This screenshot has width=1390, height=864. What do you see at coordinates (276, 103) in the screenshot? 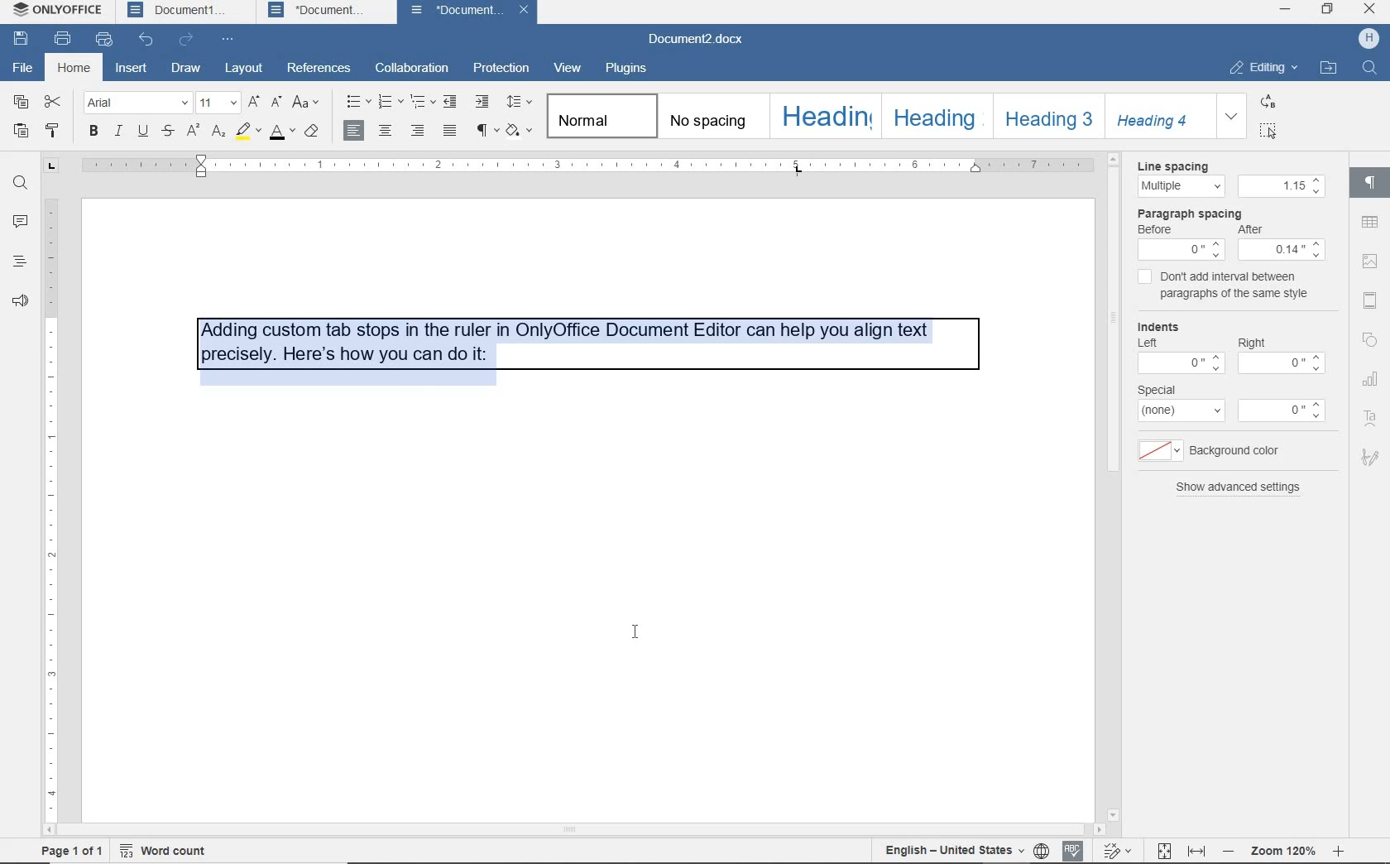
I see `decrement font size` at bounding box center [276, 103].